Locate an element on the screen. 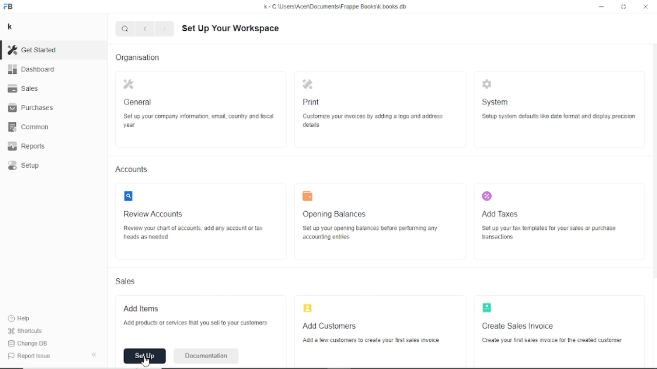 This screenshot has height=369, width=657. Toggle between form and full width is located at coordinates (624, 6).